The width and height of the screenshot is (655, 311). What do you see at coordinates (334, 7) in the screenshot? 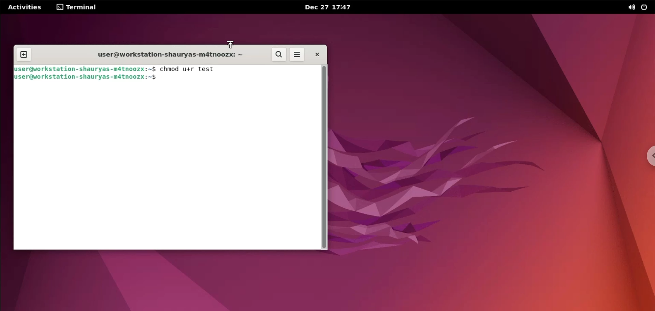
I see `Dec 27 17:47` at bounding box center [334, 7].